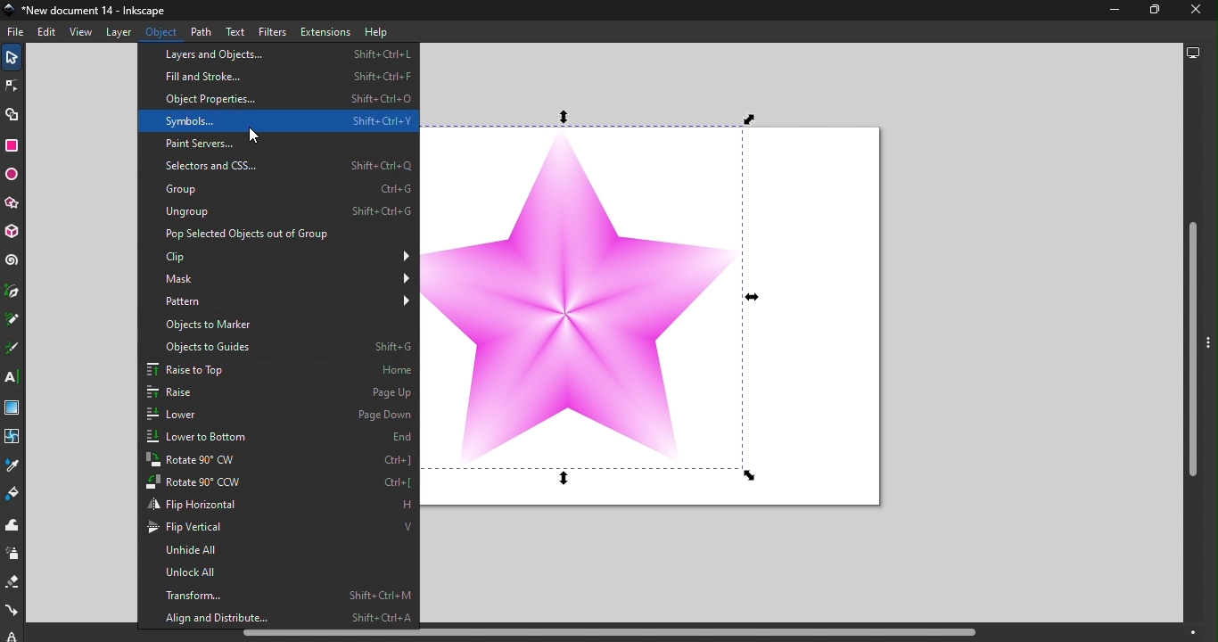 The width and height of the screenshot is (1218, 642). Describe the element at coordinates (279, 211) in the screenshot. I see `Ungroup` at that location.